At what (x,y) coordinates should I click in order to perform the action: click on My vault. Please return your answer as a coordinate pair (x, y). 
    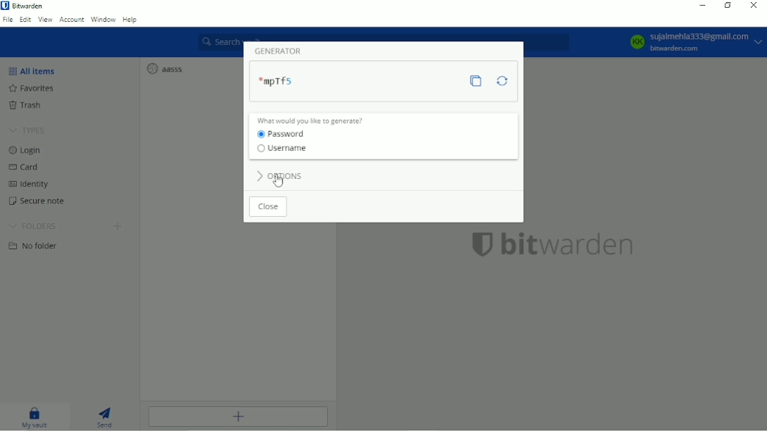
    Looking at the image, I should click on (35, 416).